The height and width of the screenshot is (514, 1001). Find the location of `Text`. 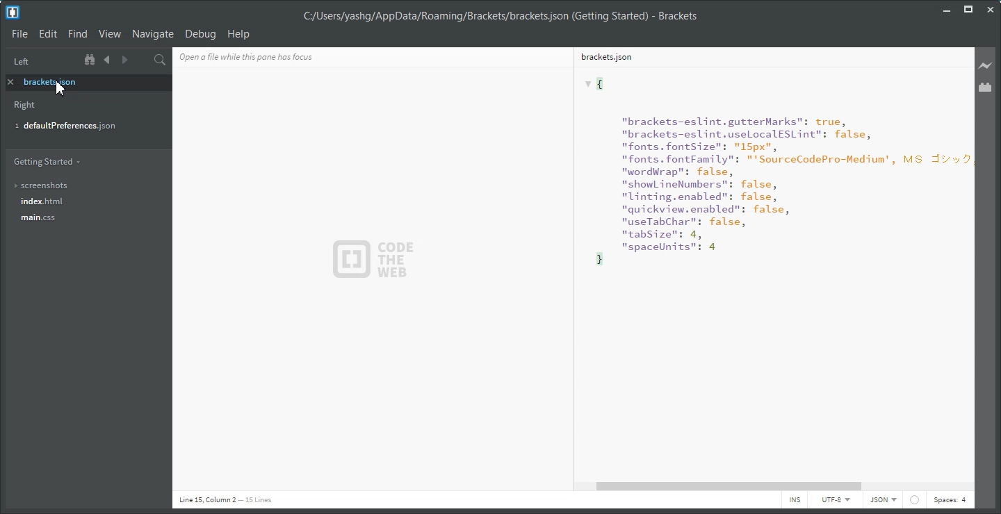

Text is located at coordinates (375, 260).